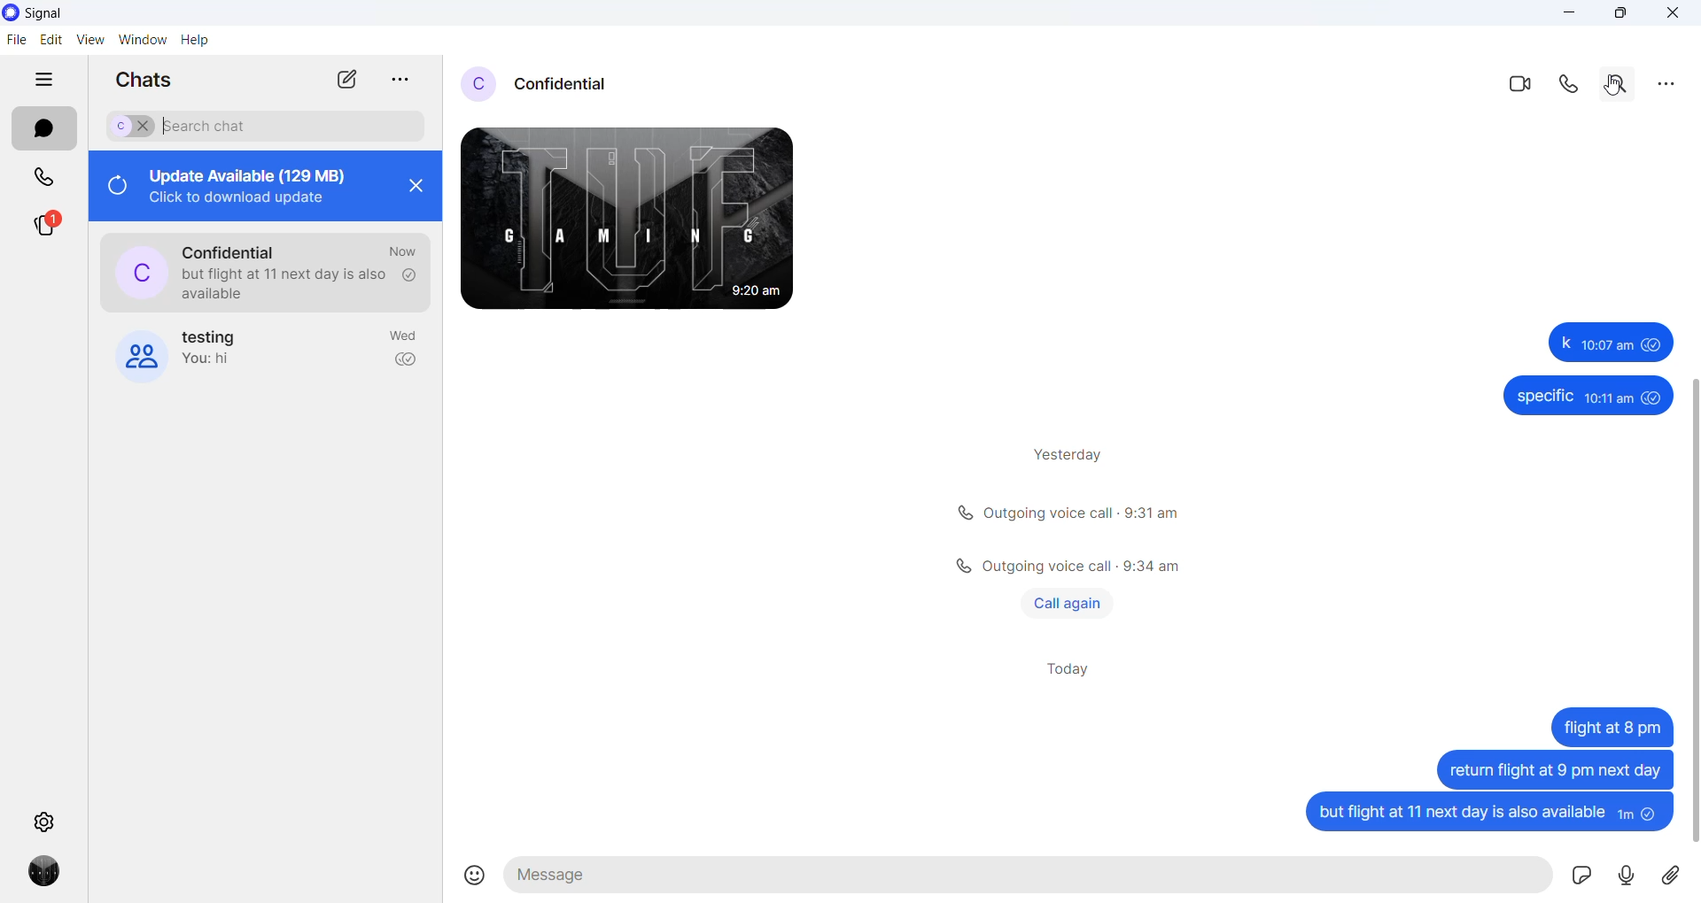  I want to click on last message, so click(289, 284).